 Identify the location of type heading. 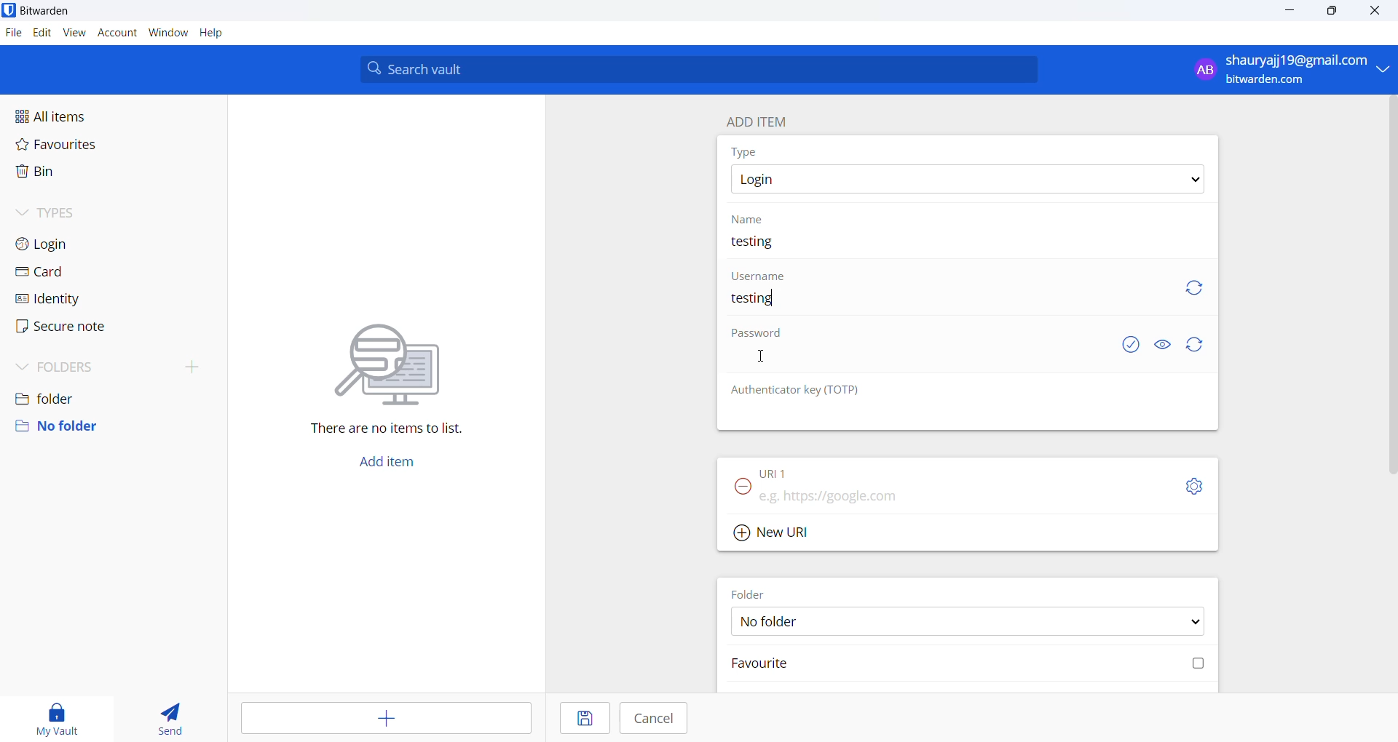
(745, 151).